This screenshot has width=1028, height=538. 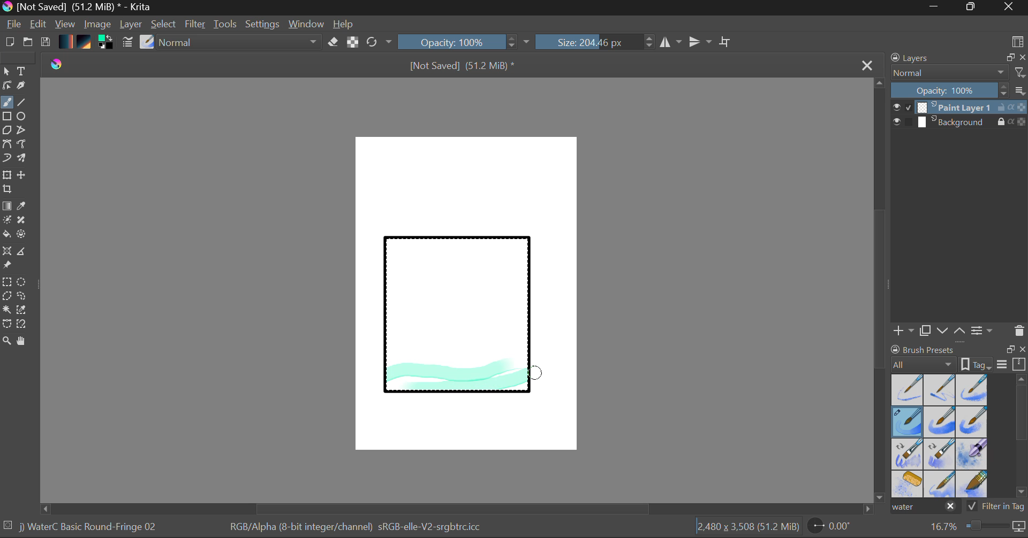 What do you see at coordinates (835, 528) in the screenshot?
I see `Page Rotation` at bounding box center [835, 528].